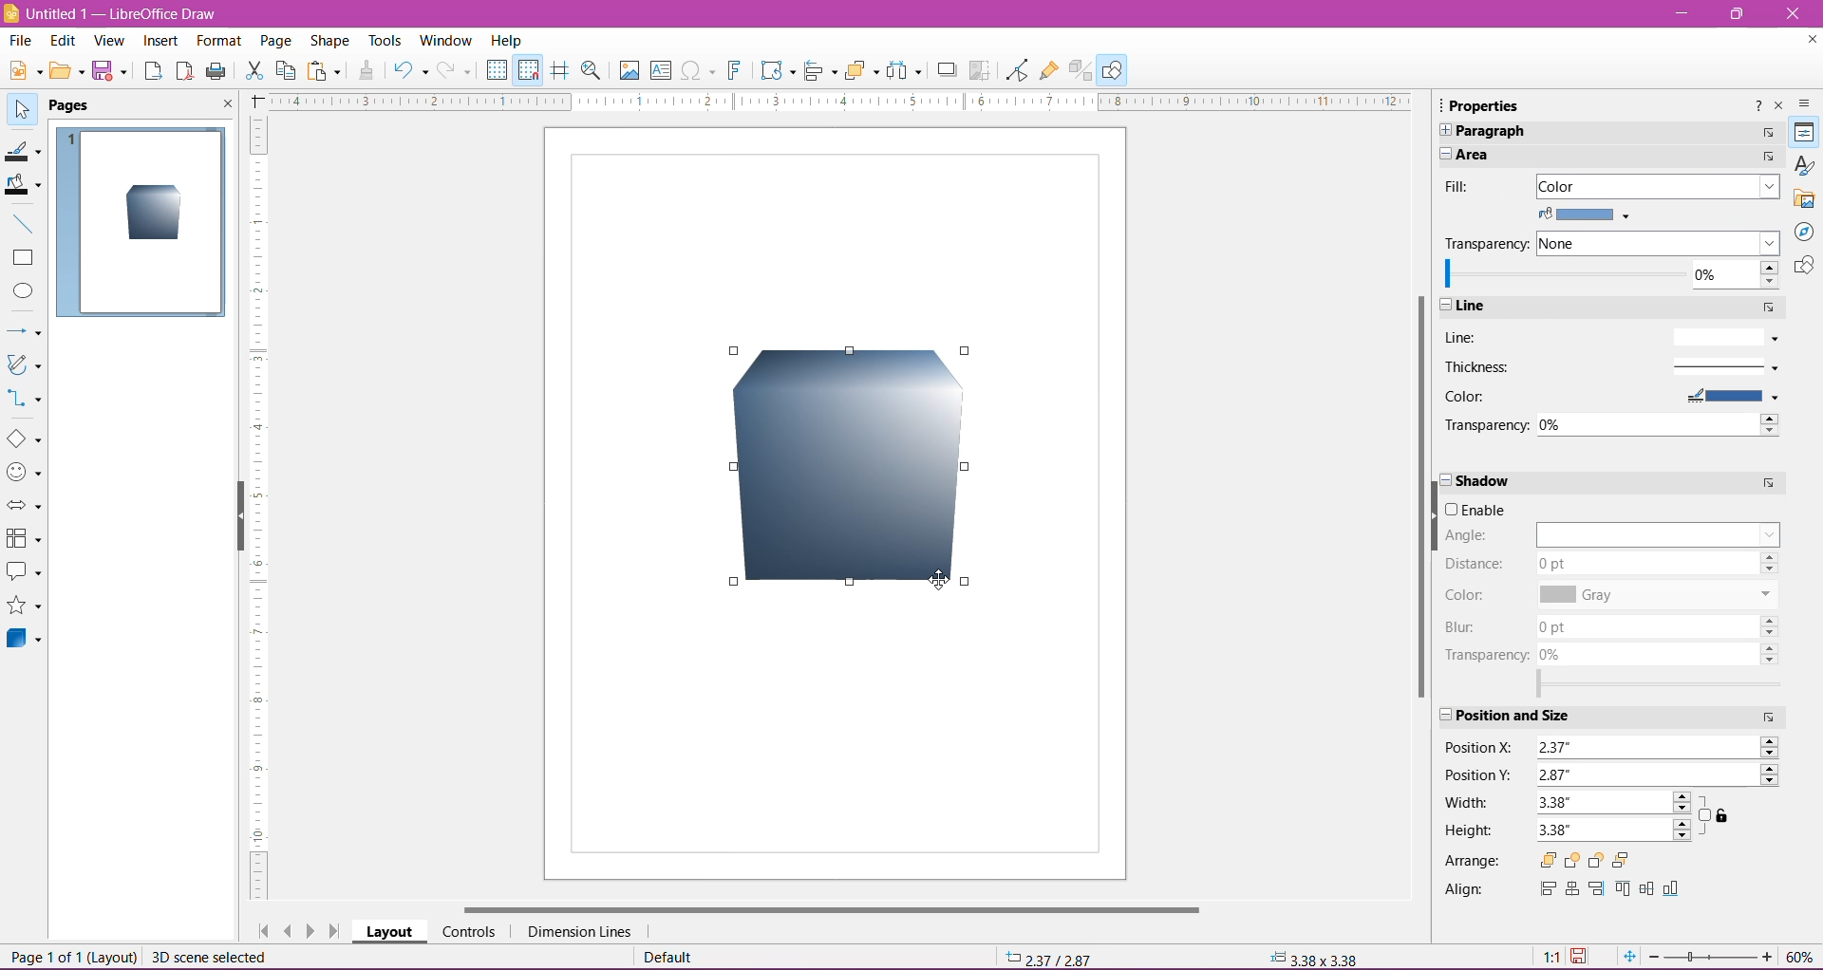  What do you see at coordinates (24, 438) in the screenshot?
I see `Basic Shapes` at bounding box center [24, 438].